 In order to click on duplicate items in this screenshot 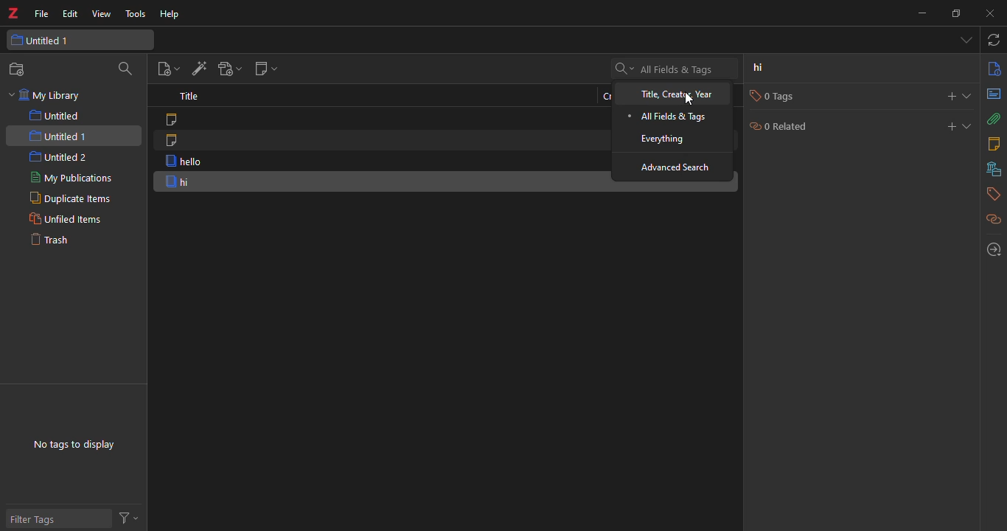, I will do `click(72, 198)`.